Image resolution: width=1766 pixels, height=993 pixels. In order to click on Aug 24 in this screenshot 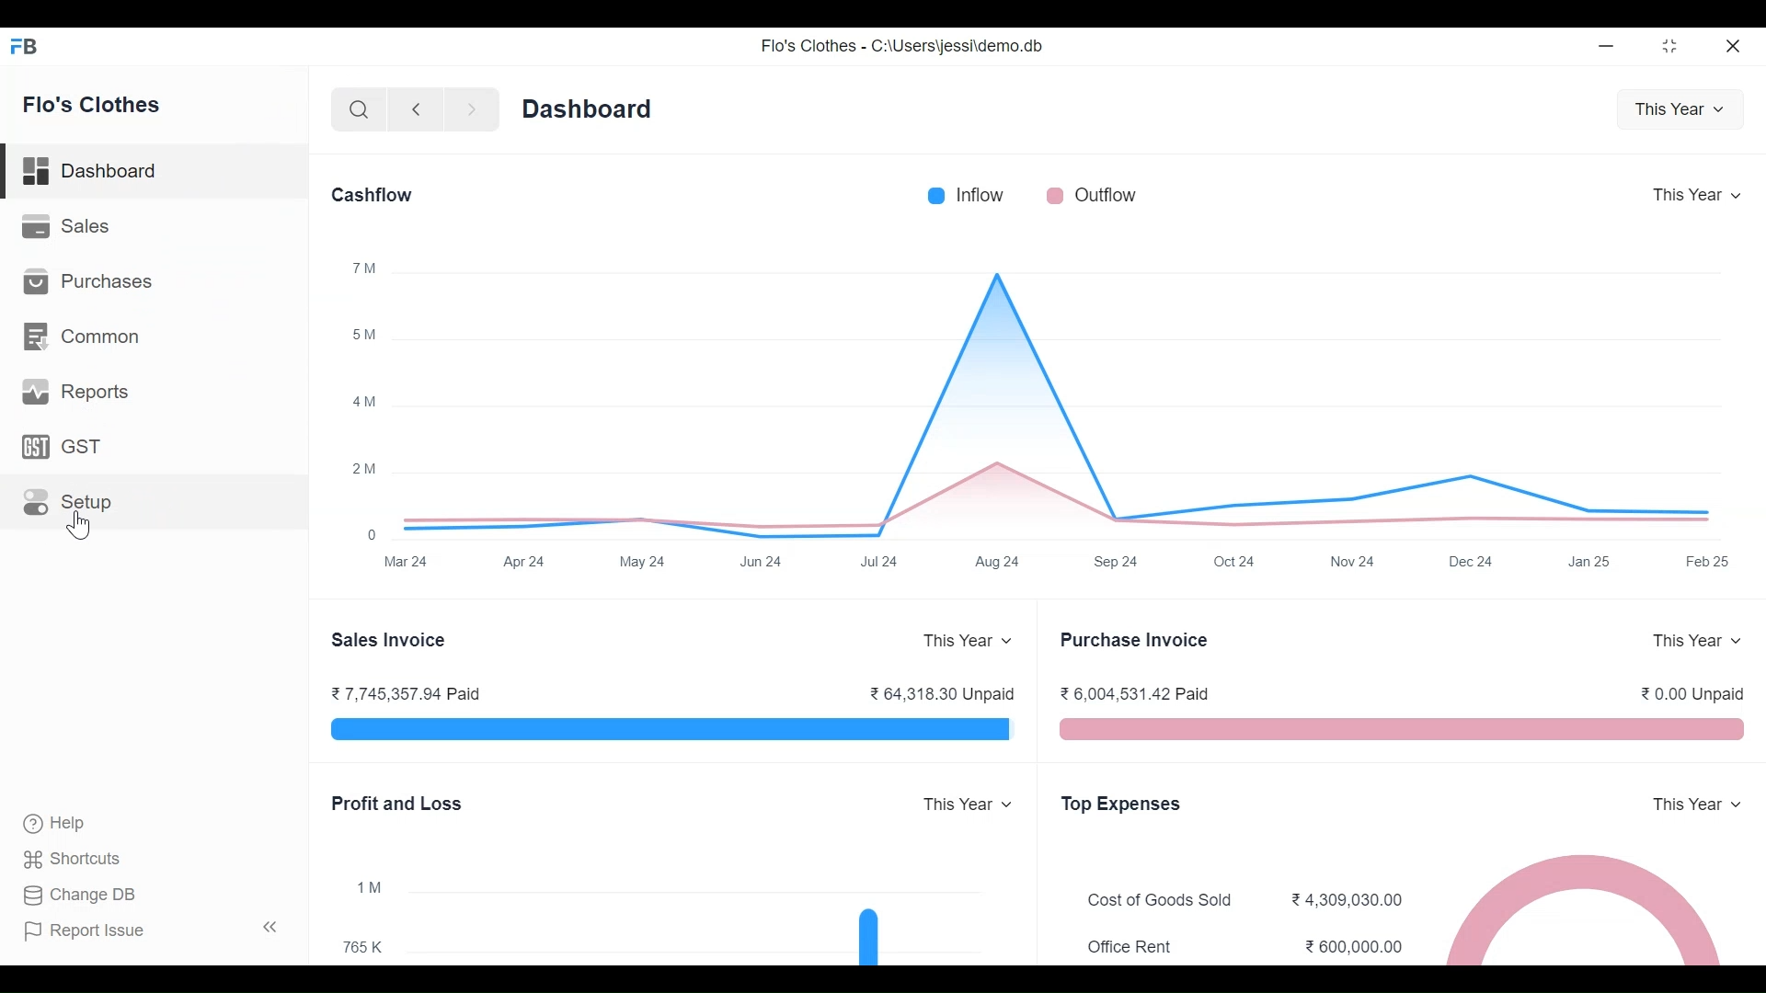, I will do `click(1001, 563)`.